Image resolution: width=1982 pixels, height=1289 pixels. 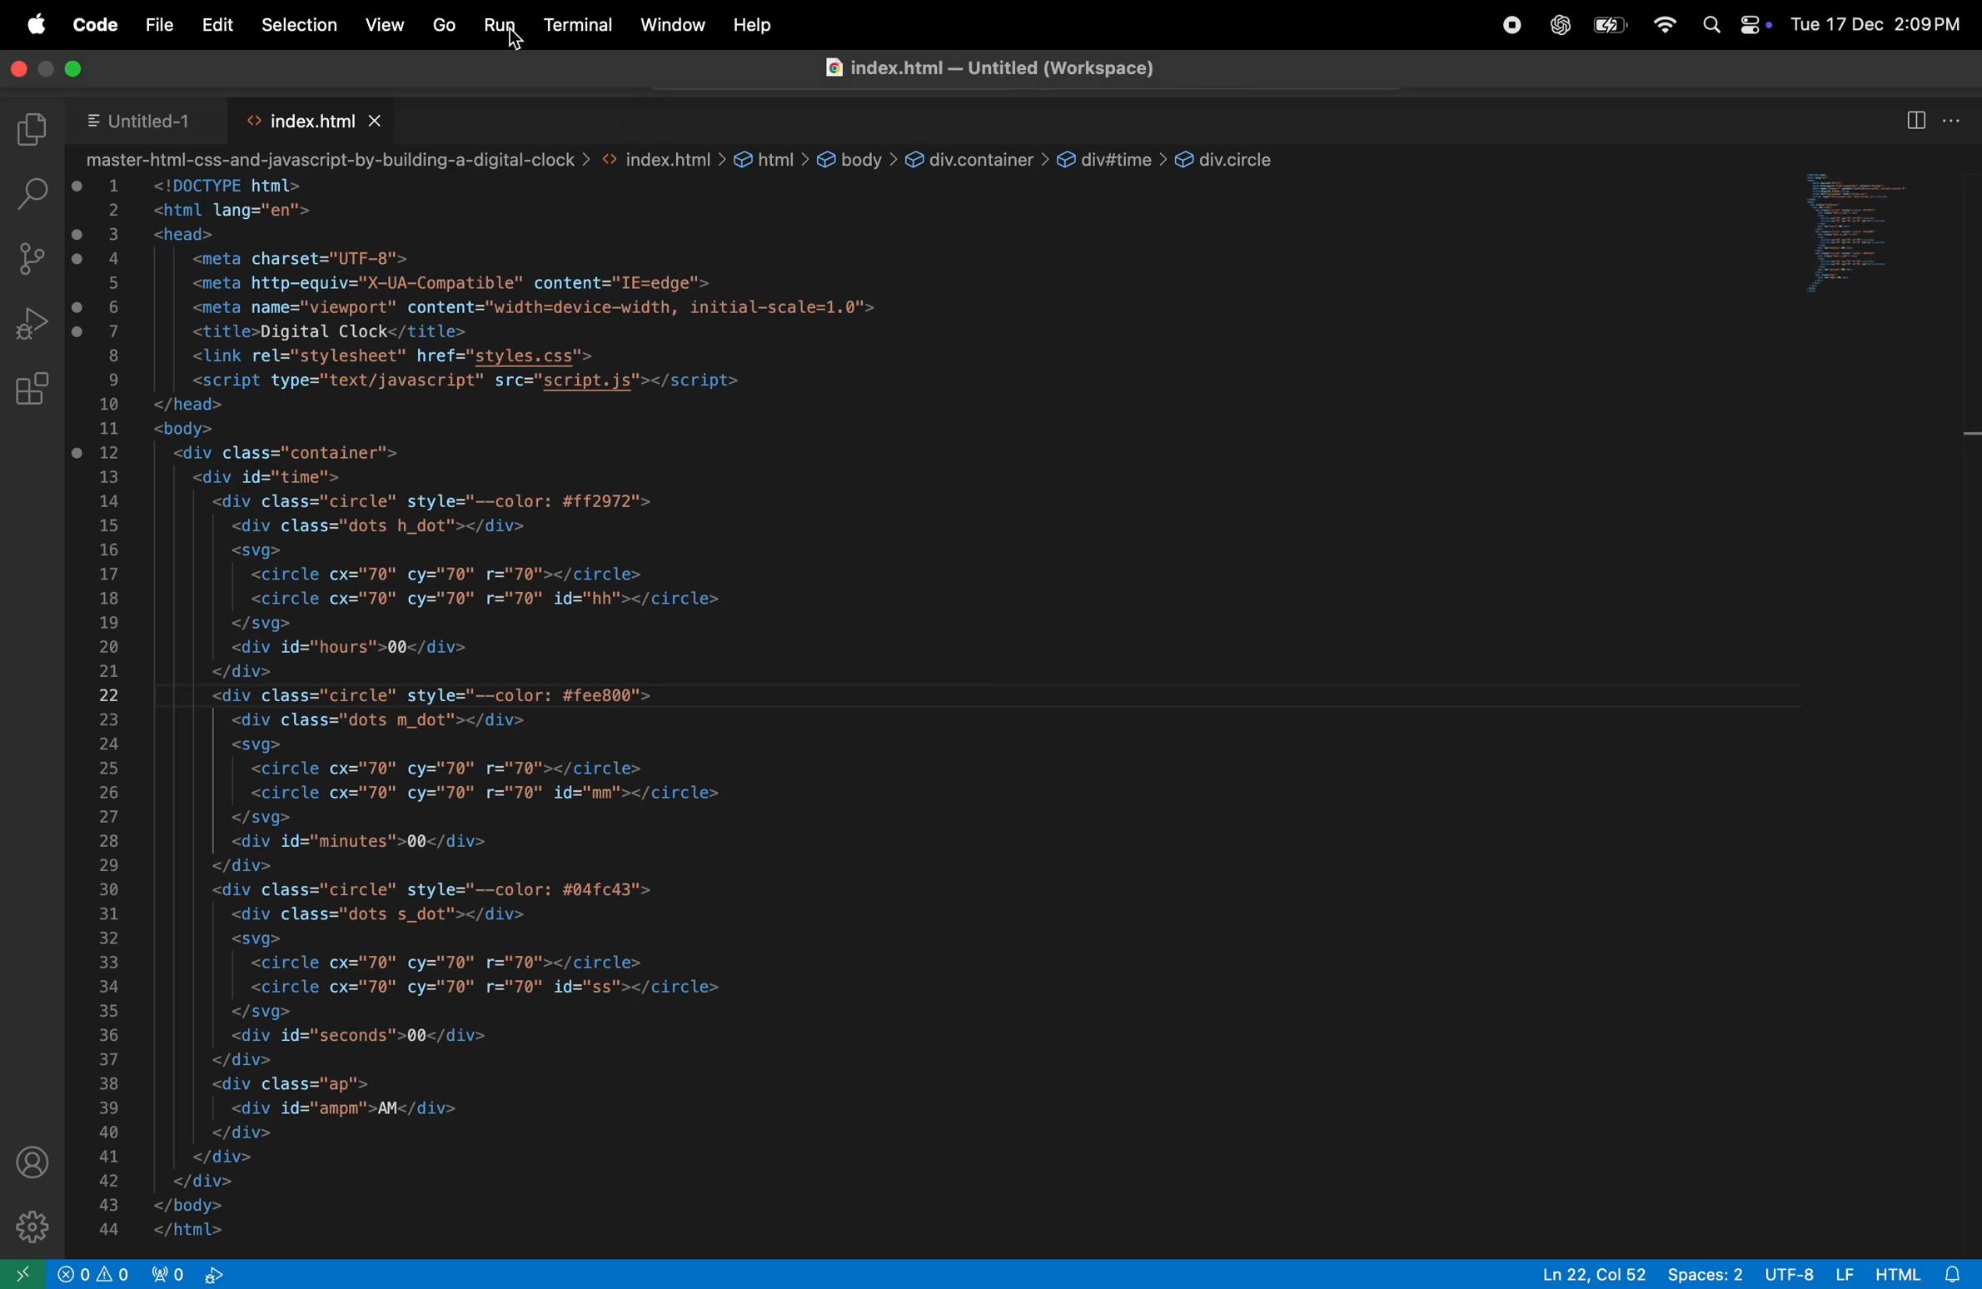 I want to click on apple menu, so click(x=37, y=23).